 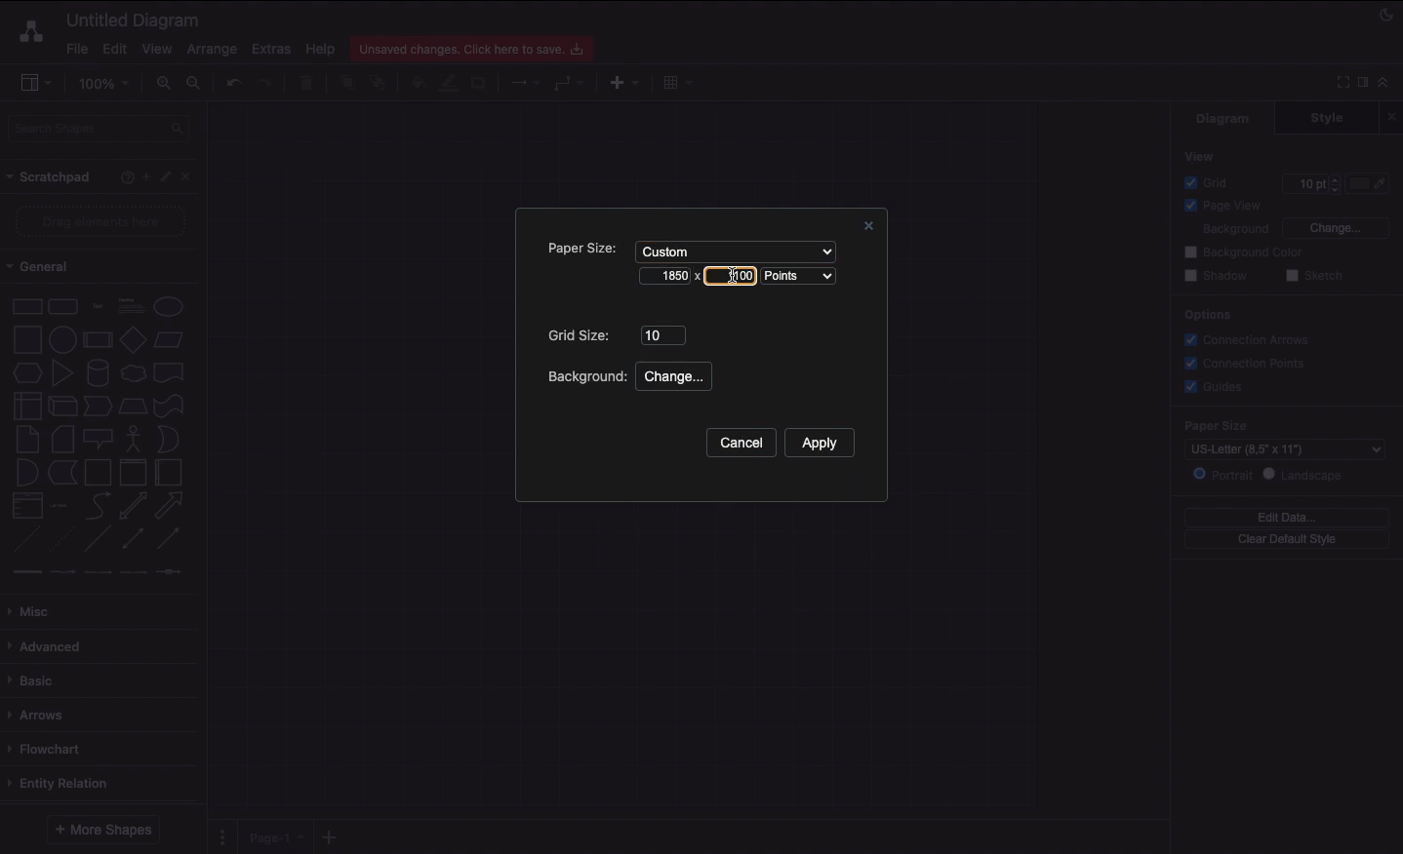 What do you see at coordinates (98, 472) in the screenshot?
I see `Container` at bounding box center [98, 472].